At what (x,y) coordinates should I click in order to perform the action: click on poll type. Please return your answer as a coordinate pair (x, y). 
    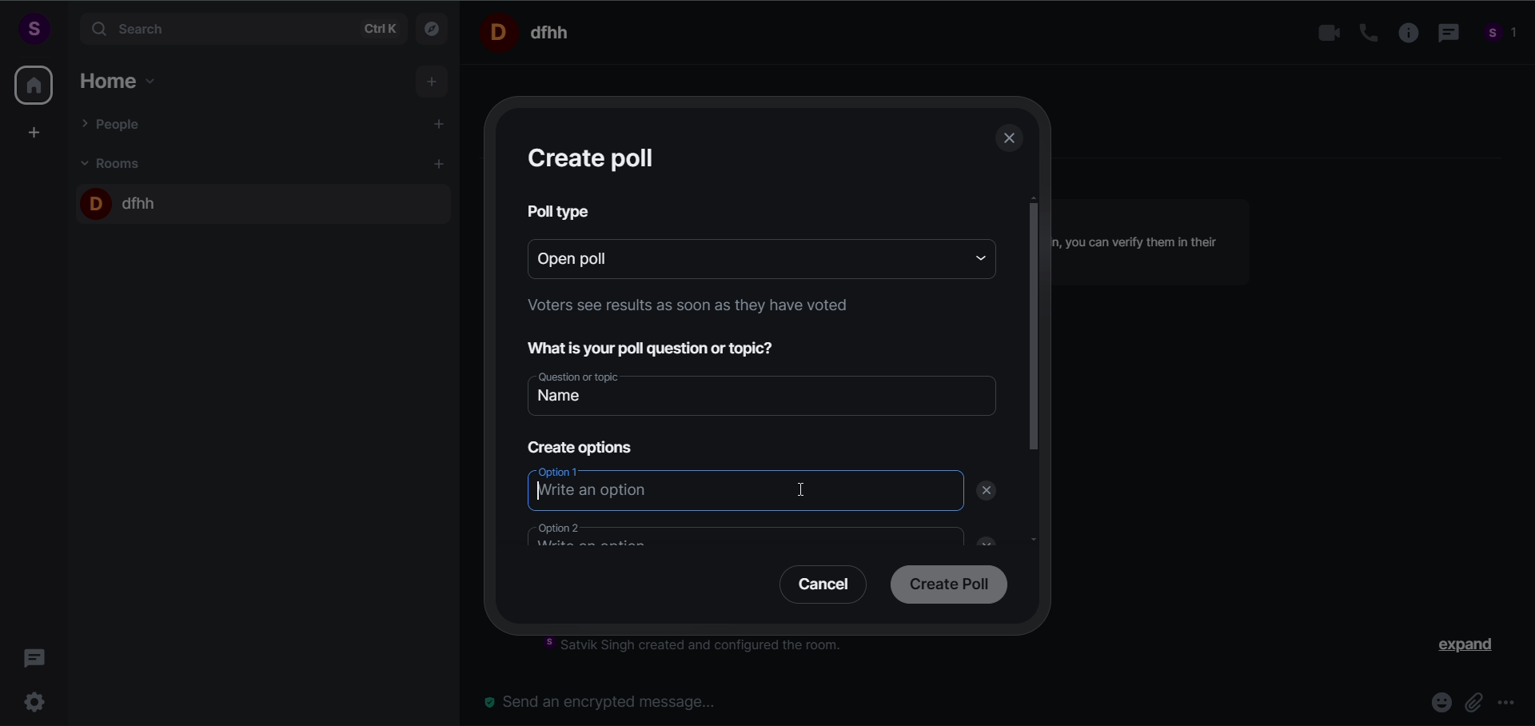
    Looking at the image, I should click on (561, 211).